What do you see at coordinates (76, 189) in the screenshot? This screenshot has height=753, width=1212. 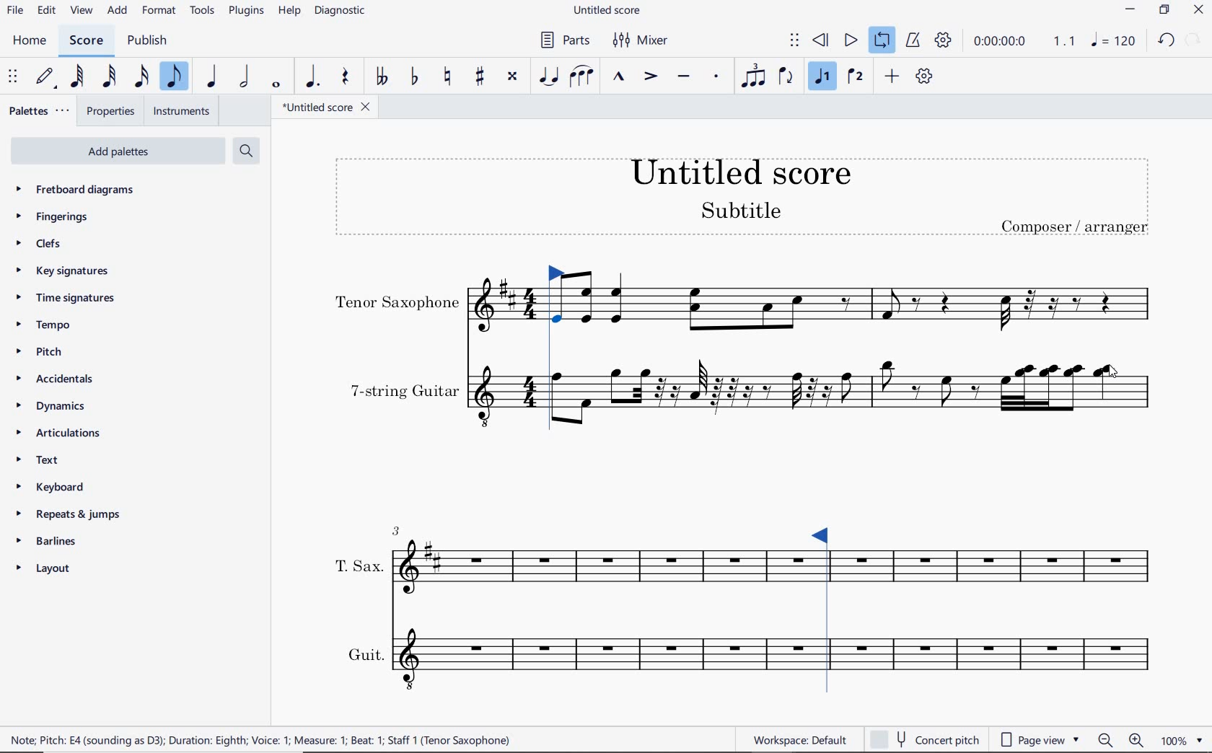 I see `FRETBOARD DIAGRAMS` at bounding box center [76, 189].